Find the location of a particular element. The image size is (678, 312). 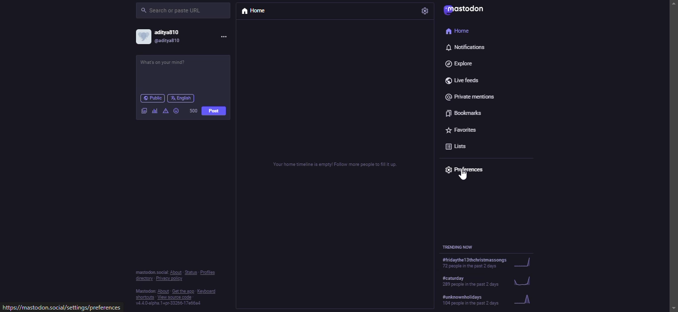

bookmarks is located at coordinates (463, 111).